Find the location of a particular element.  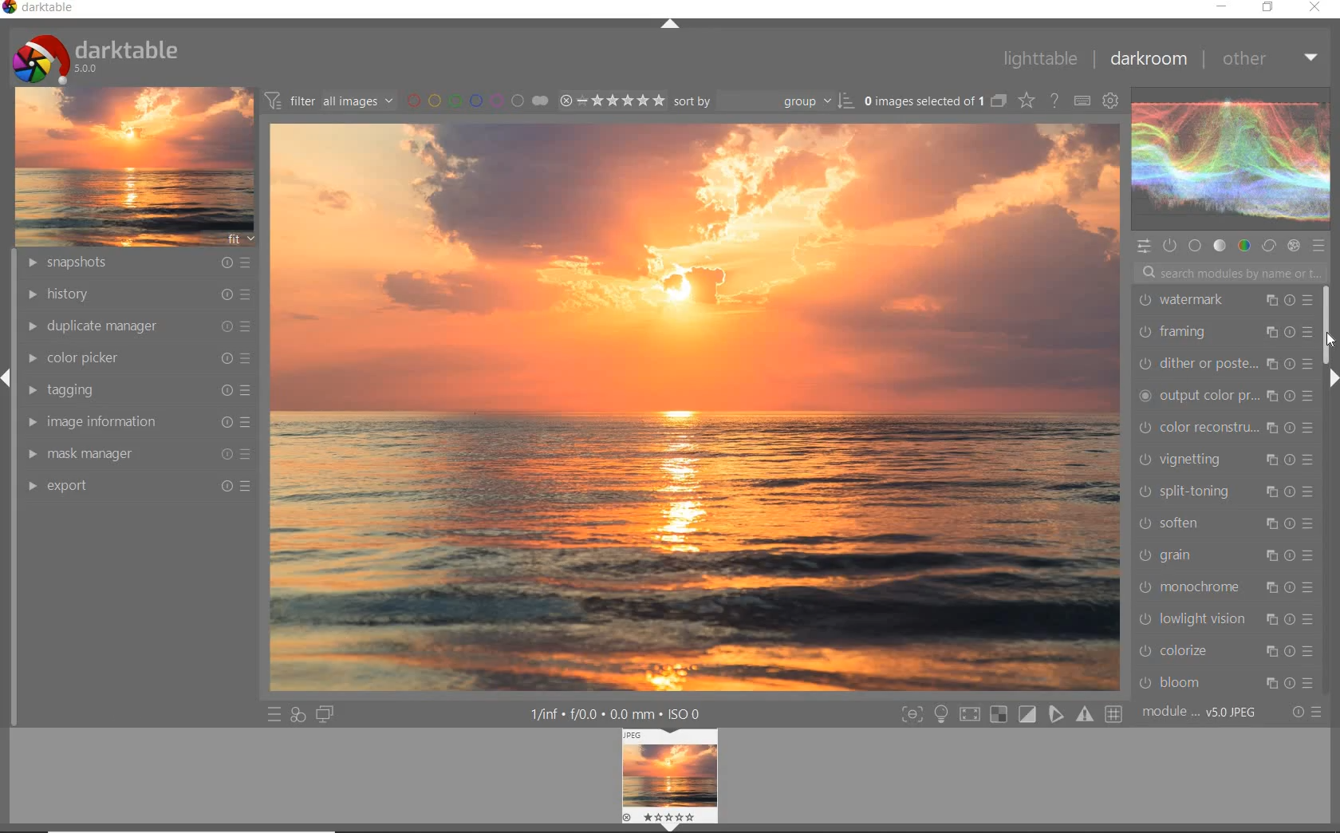

SOFTEN is located at coordinates (1227, 524).